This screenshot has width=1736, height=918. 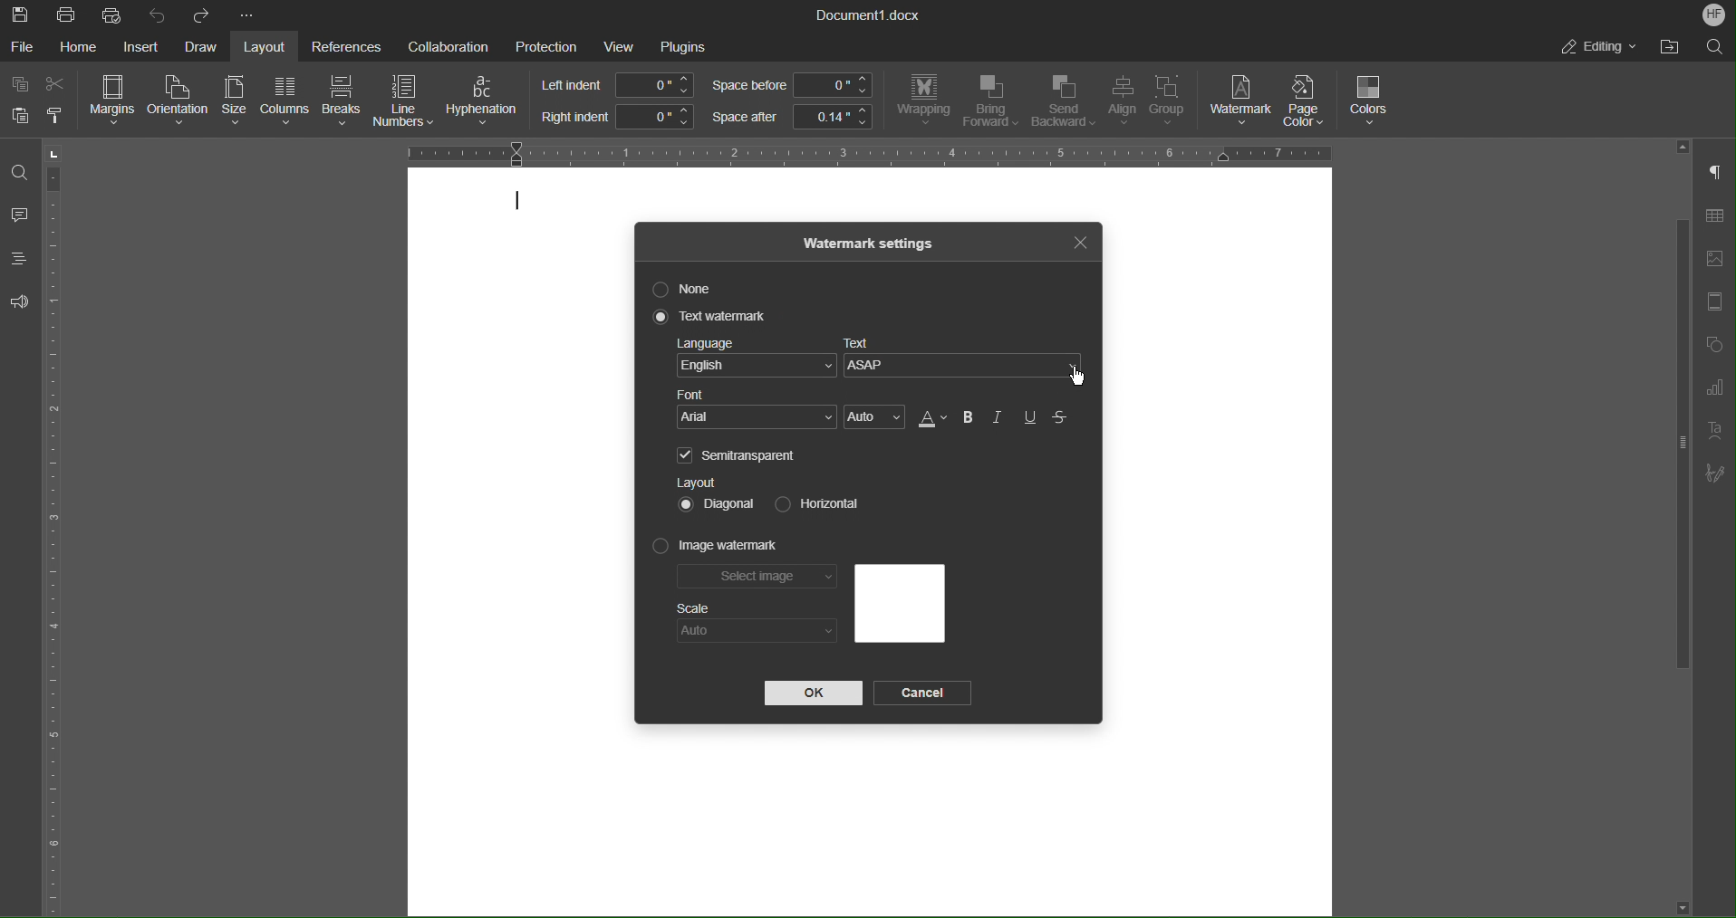 What do you see at coordinates (1713, 302) in the screenshot?
I see `Page Template` at bounding box center [1713, 302].